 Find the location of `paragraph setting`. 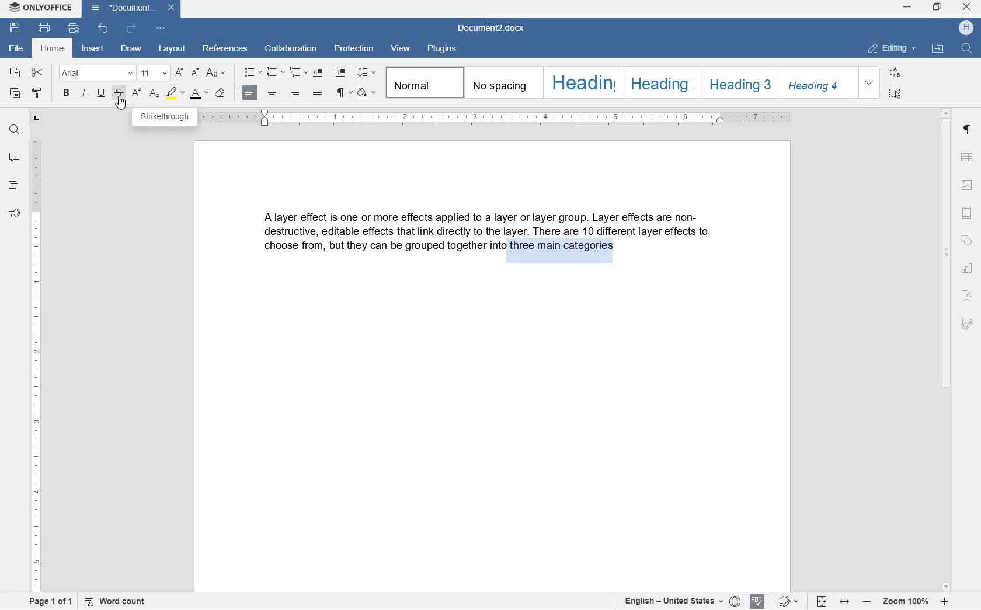

paragraph setting is located at coordinates (968, 130).